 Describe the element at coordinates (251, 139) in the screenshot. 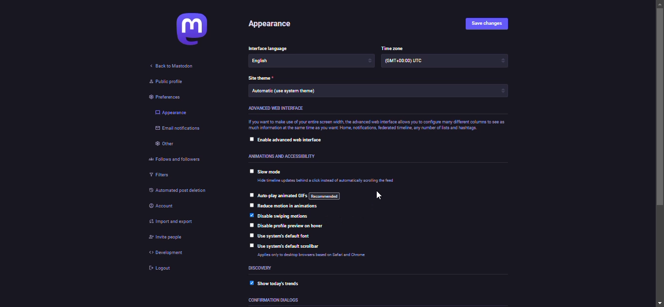

I see `click to select` at that location.